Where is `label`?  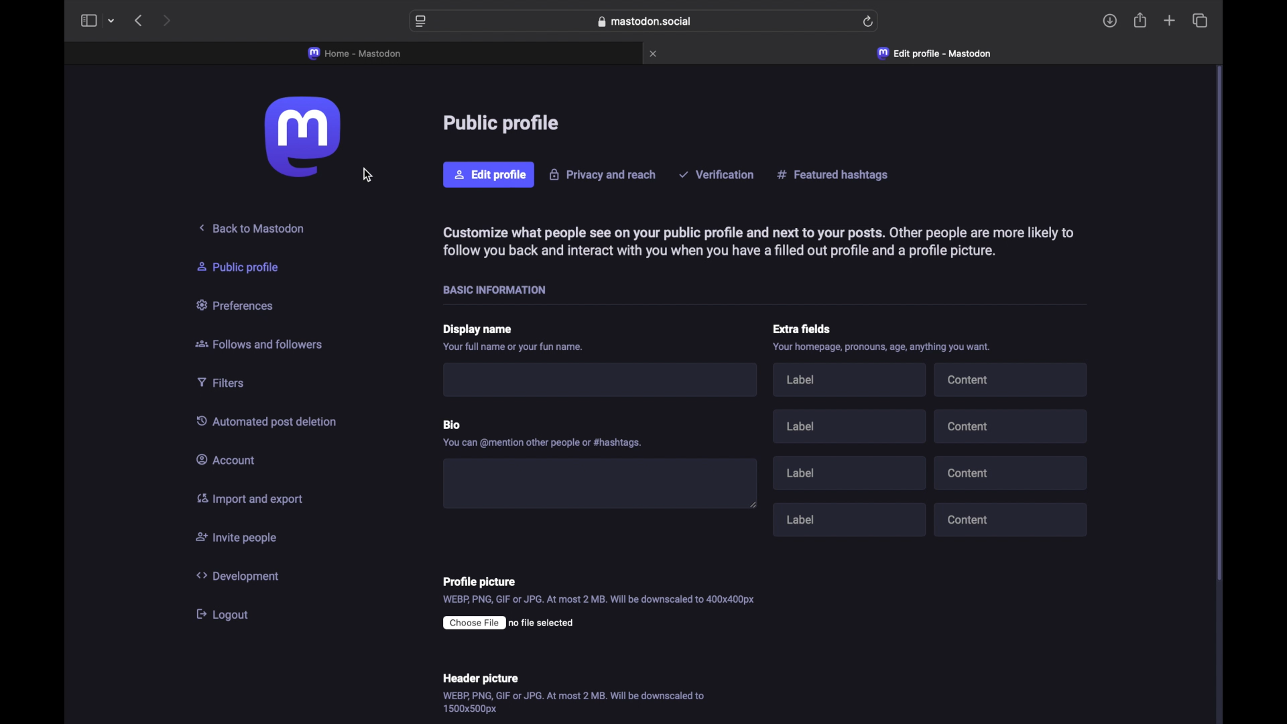
label is located at coordinates (846, 474).